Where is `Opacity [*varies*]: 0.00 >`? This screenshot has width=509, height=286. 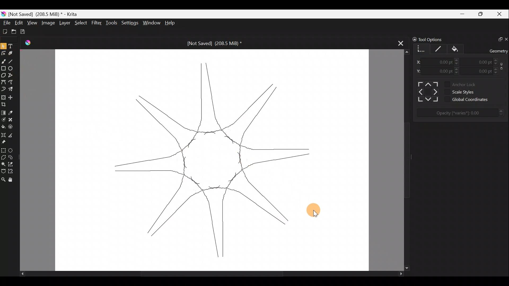
Opacity [*varies*]: 0.00 > is located at coordinates (463, 113).